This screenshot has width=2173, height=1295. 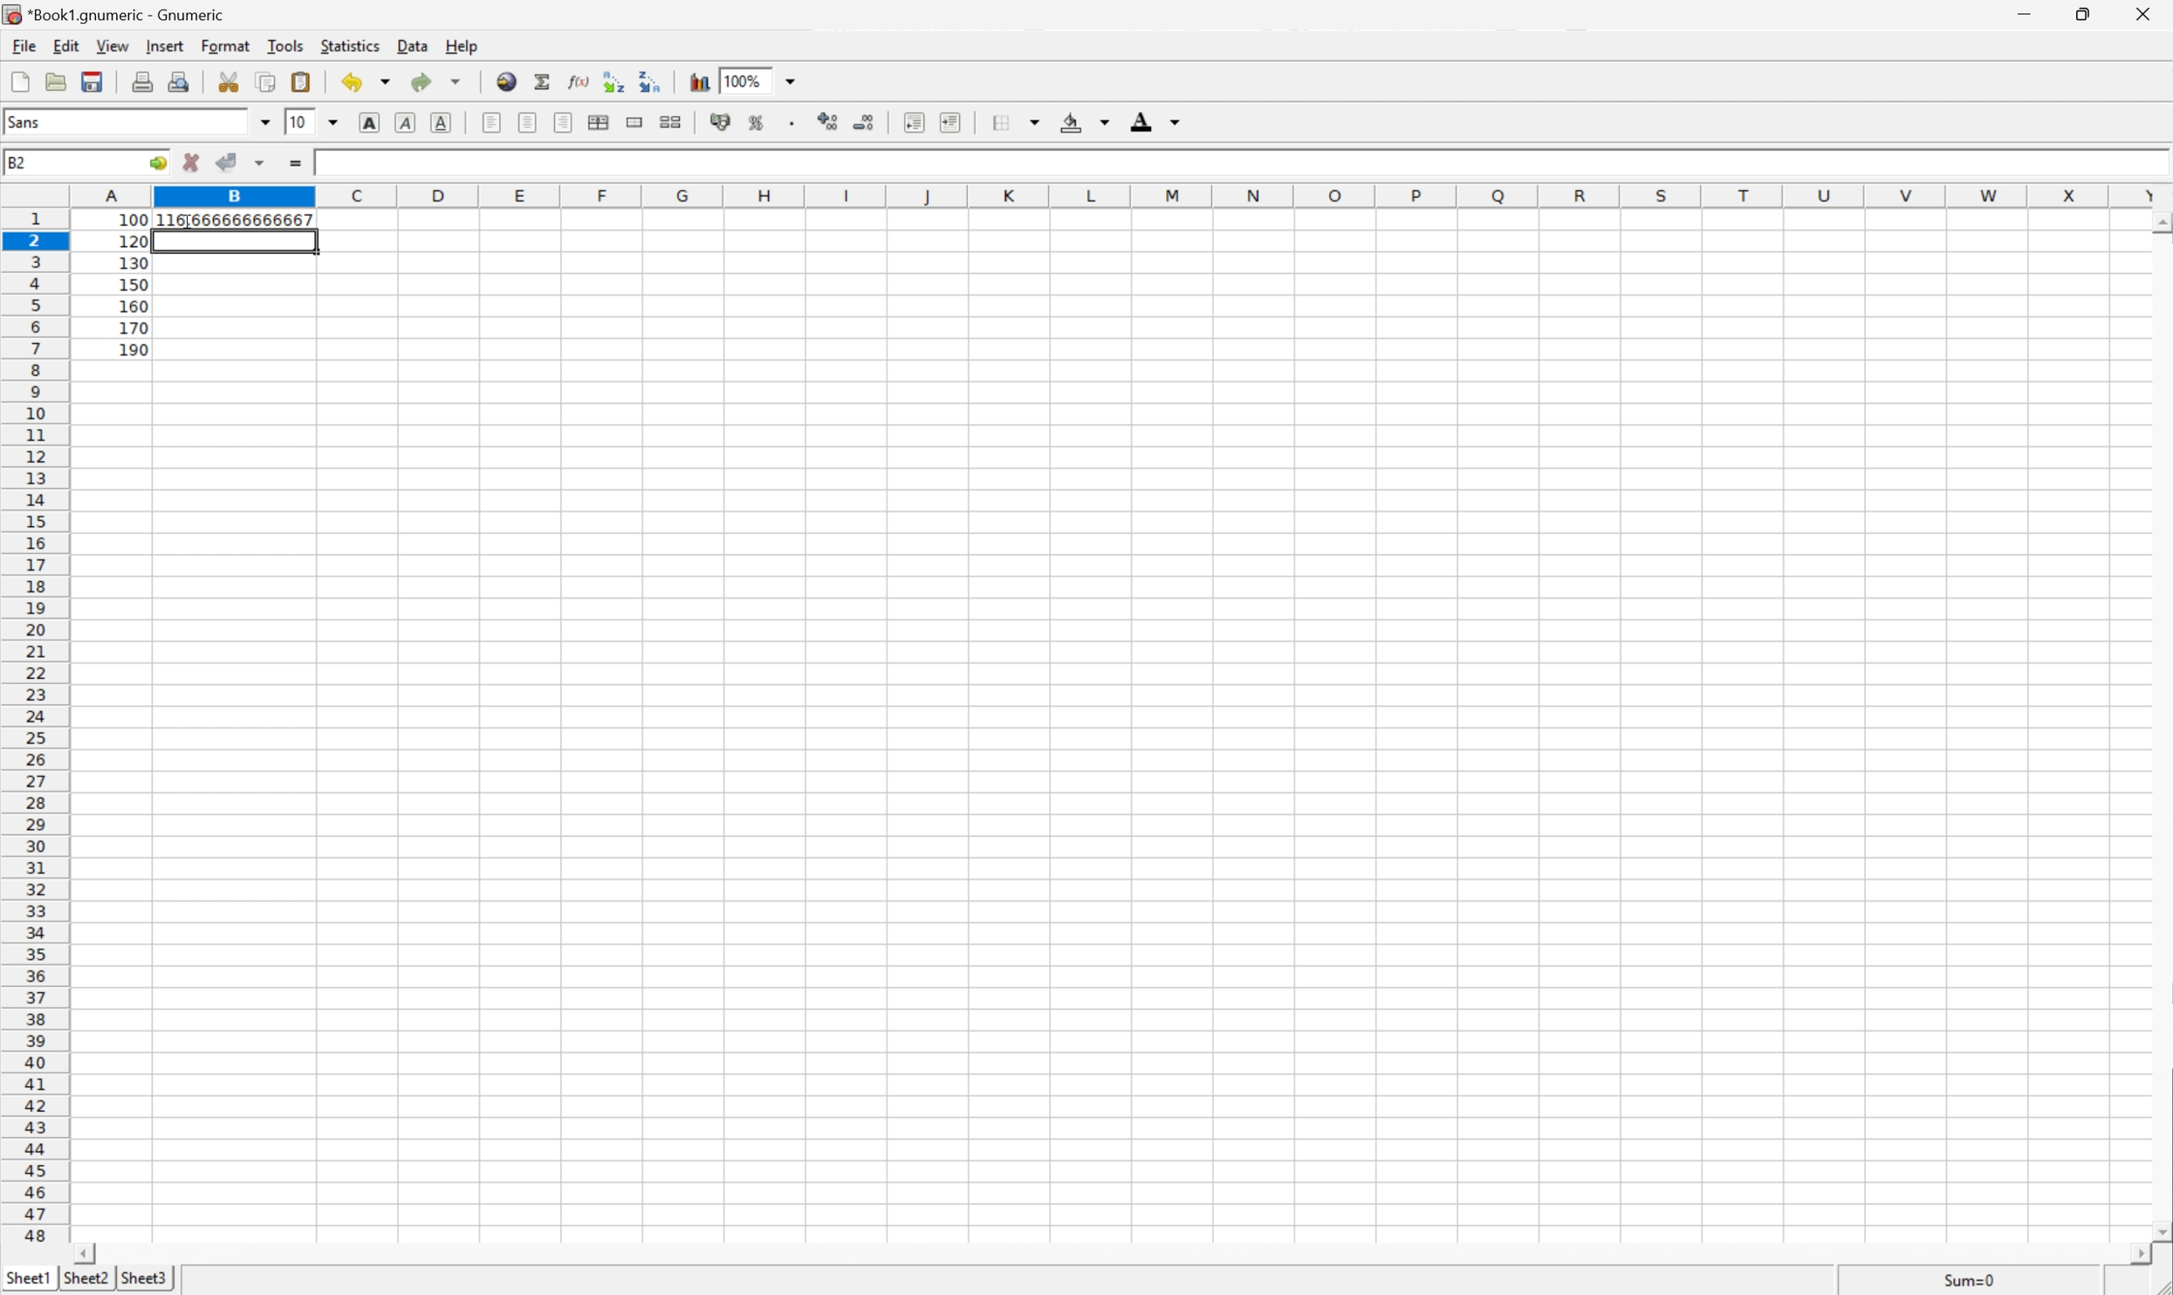 What do you see at coordinates (134, 304) in the screenshot?
I see `160` at bounding box center [134, 304].